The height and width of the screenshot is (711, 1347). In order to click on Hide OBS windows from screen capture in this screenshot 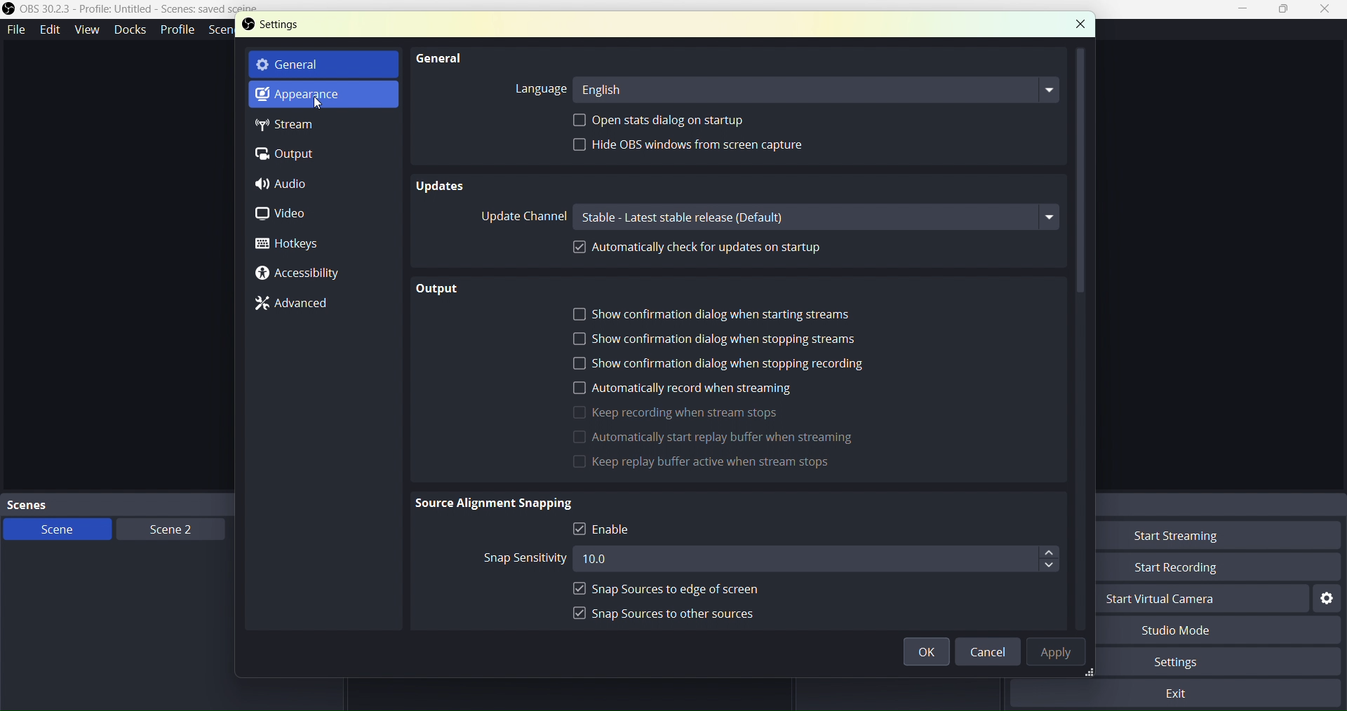, I will do `click(689, 148)`.